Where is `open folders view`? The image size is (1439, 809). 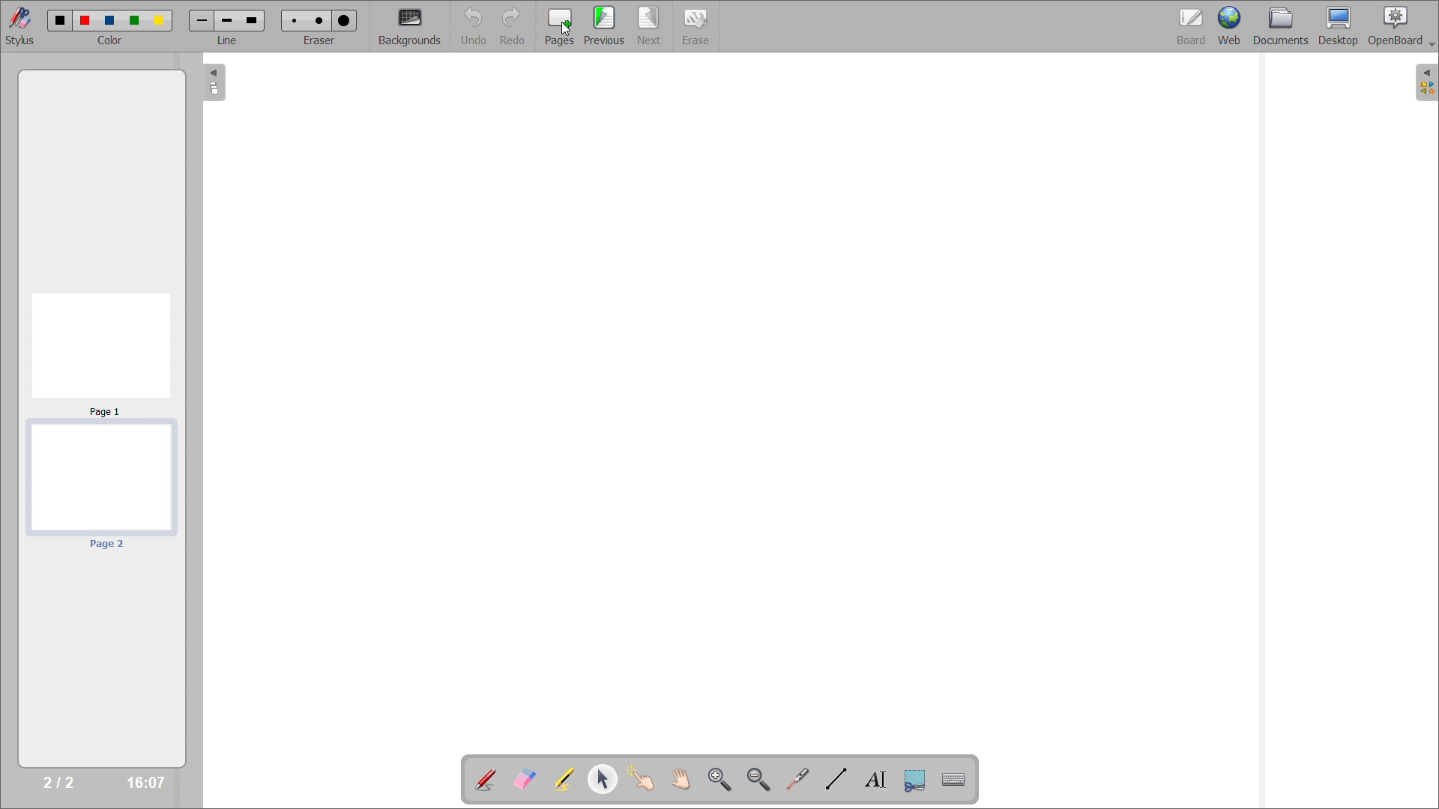 open folders view is located at coordinates (1428, 82).